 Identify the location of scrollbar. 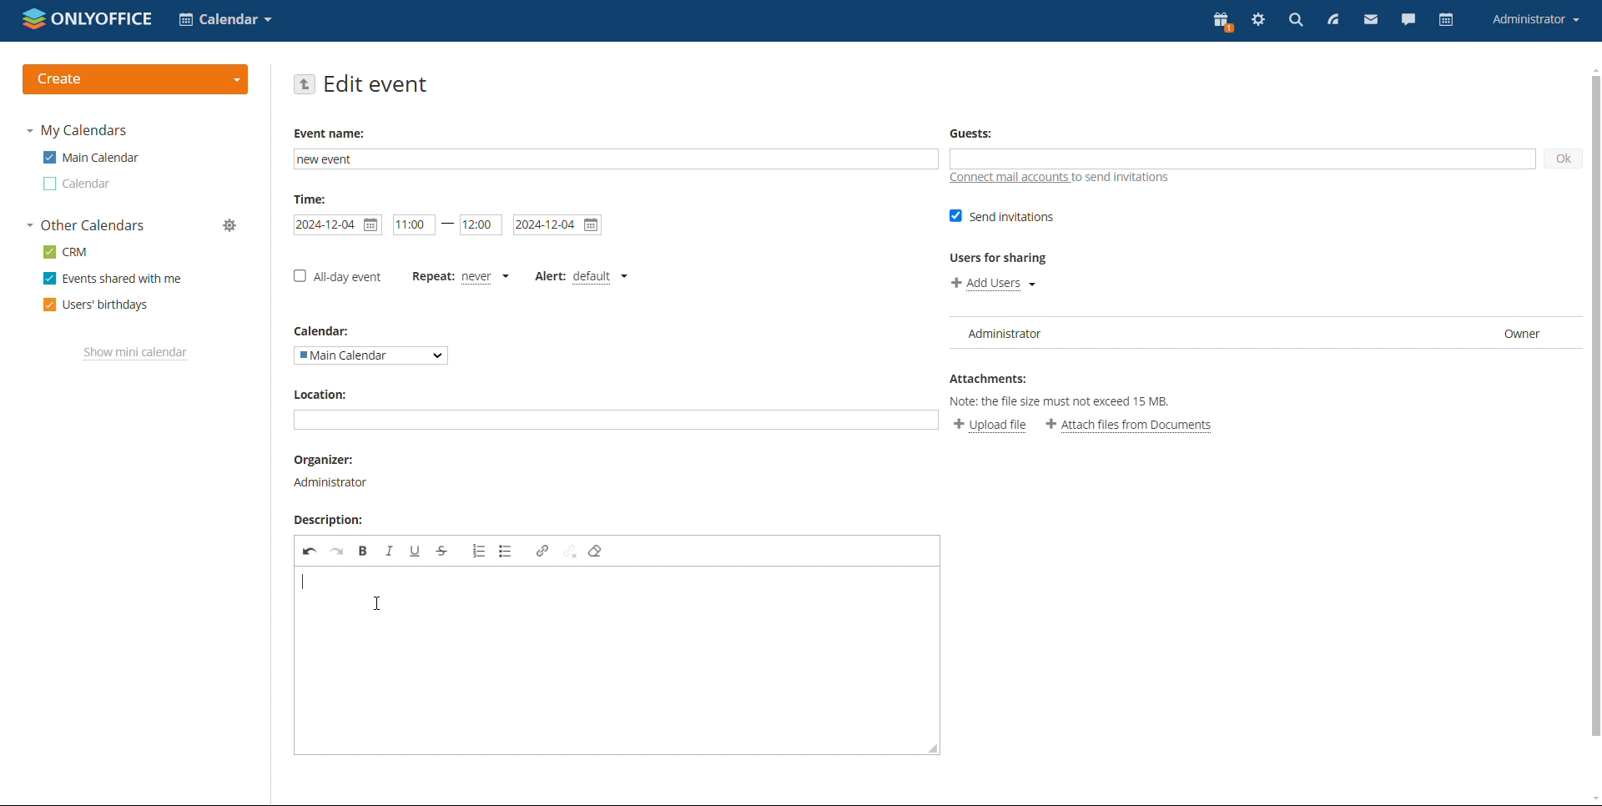
(1604, 411).